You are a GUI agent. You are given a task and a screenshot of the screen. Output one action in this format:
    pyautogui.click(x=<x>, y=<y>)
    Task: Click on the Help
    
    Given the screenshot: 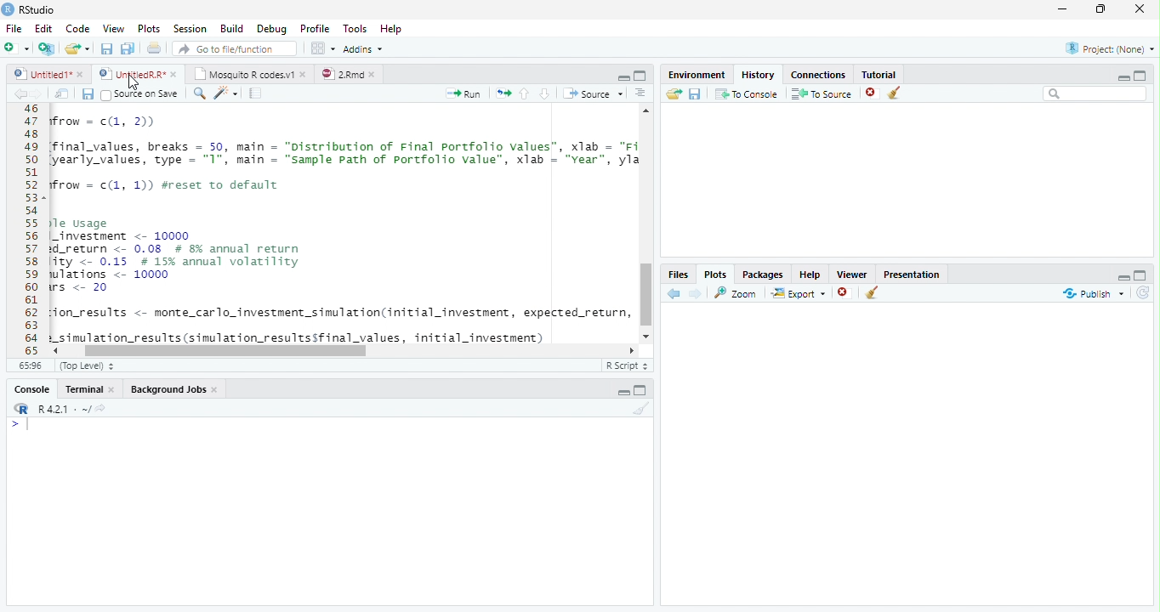 What is the action you would take?
    pyautogui.click(x=810, y=274)
    